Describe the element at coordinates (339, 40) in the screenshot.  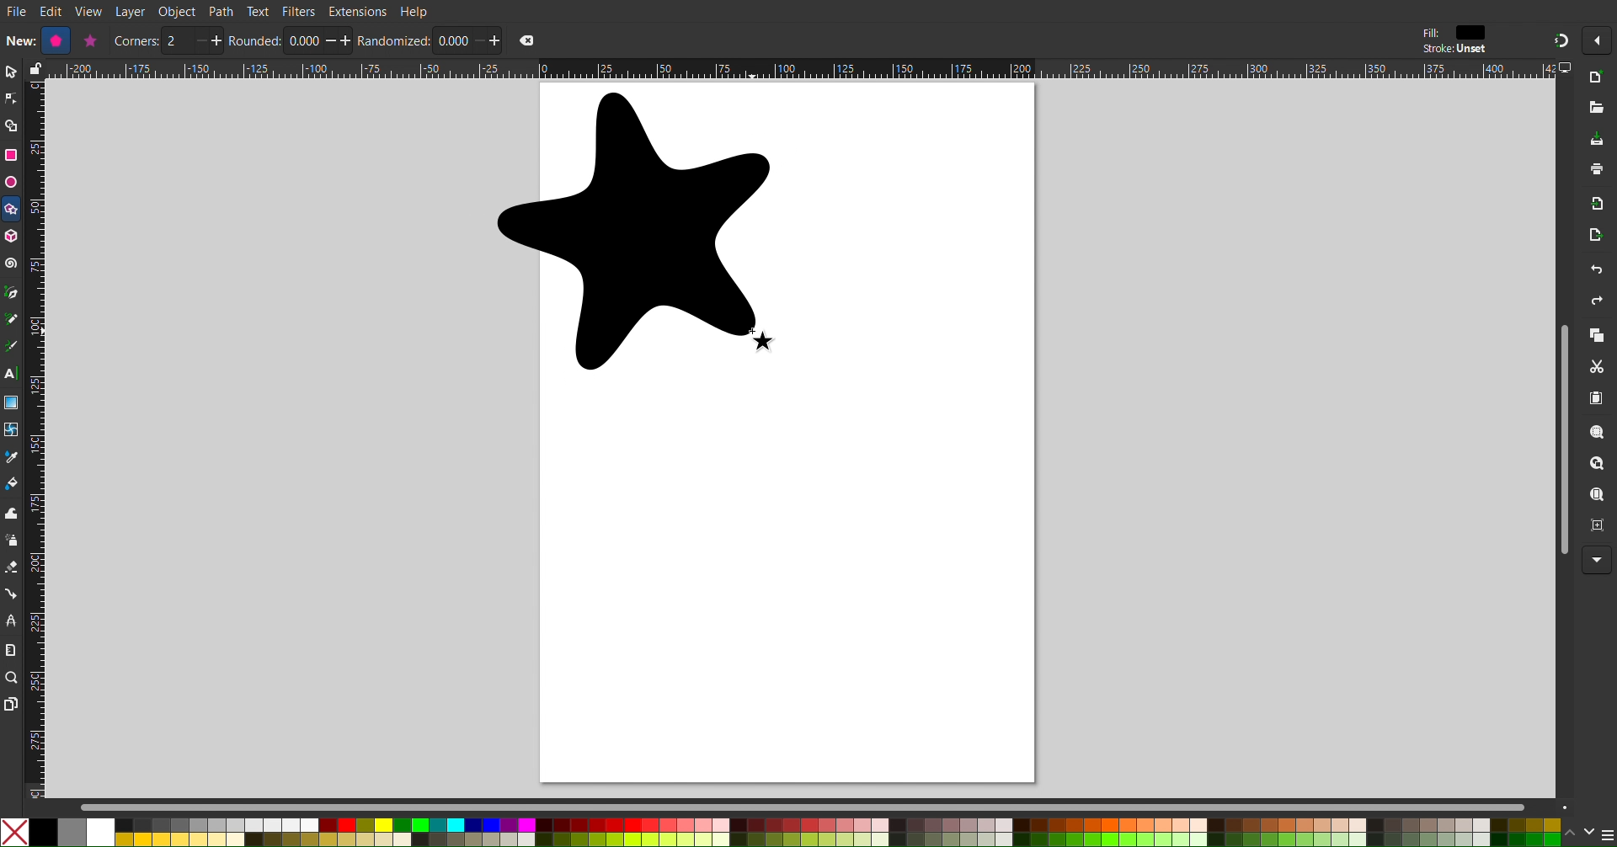
I see `increase/decrease` at that location.